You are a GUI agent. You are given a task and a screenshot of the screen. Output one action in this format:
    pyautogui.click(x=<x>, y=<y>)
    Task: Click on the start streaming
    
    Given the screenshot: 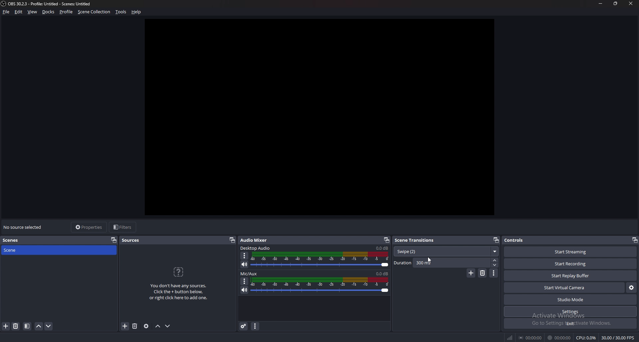 What is the action you would take?
    pyautogui.click(x=571, y=252)
    